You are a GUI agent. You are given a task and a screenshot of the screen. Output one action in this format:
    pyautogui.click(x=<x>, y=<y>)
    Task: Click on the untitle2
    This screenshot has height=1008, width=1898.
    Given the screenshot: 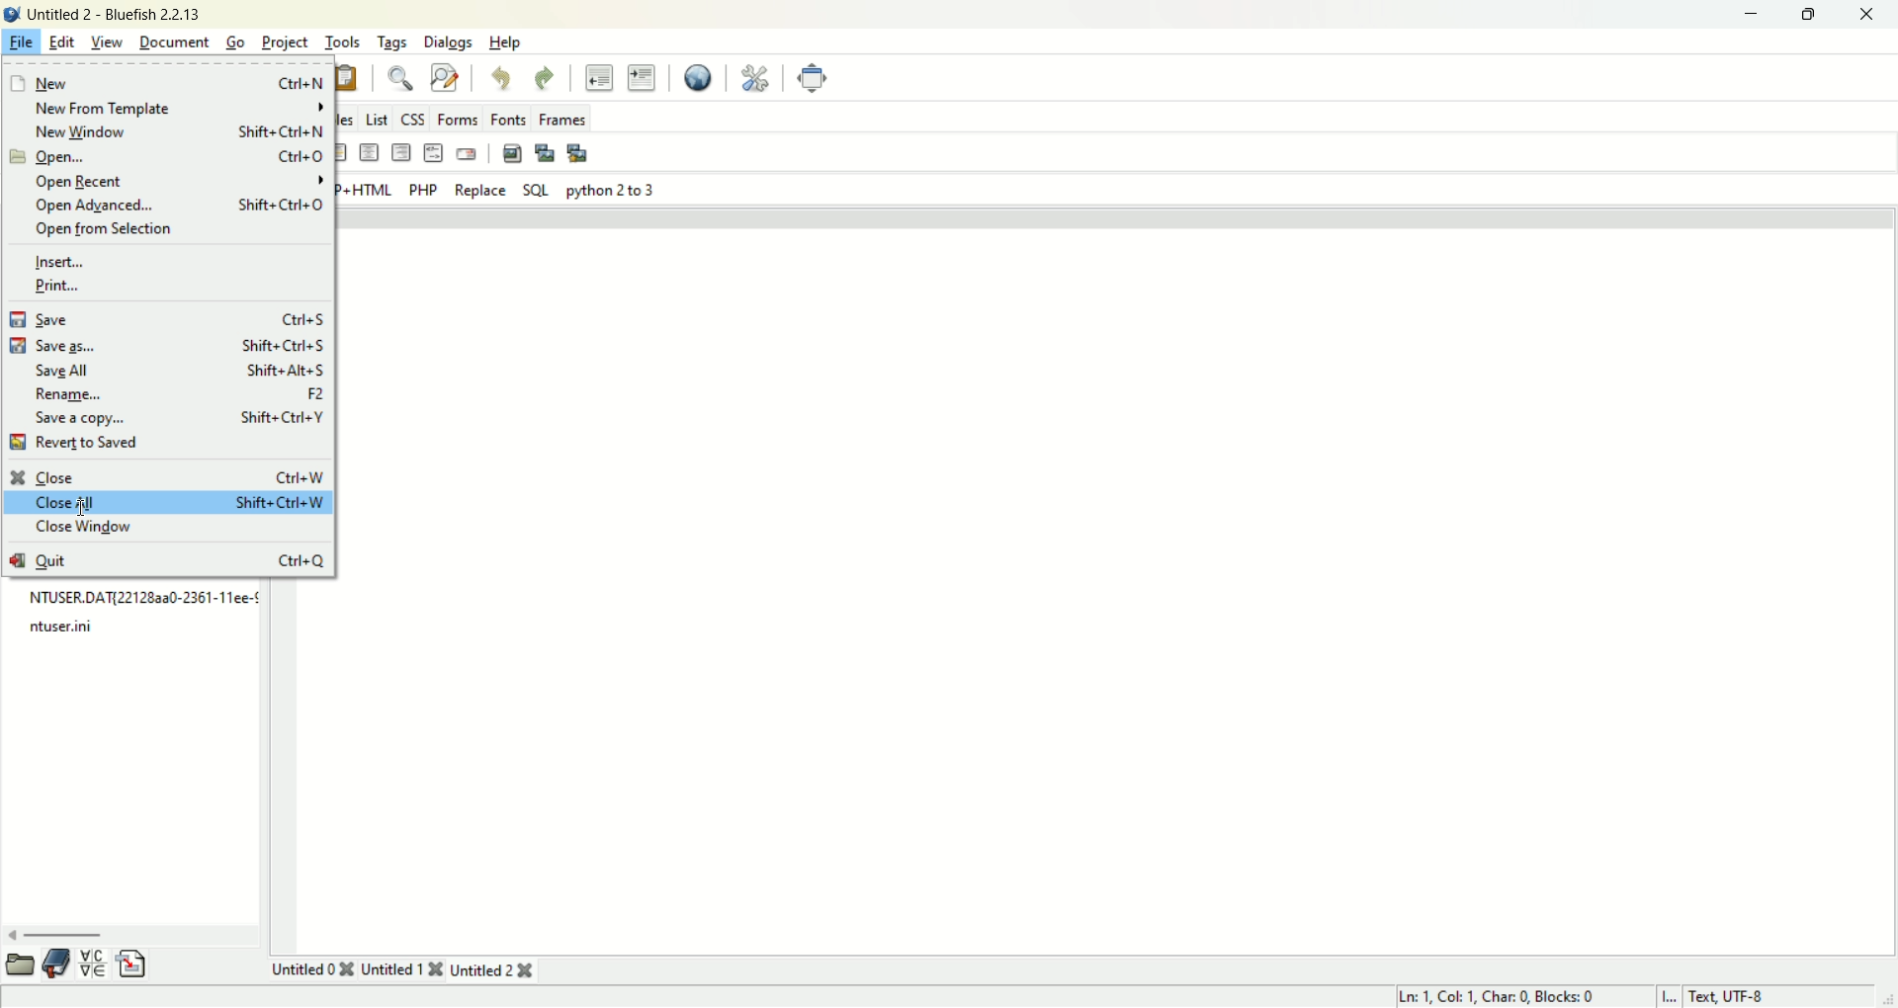 What is the action you would take?
    pyautogui.click(x=496, y=970)
    